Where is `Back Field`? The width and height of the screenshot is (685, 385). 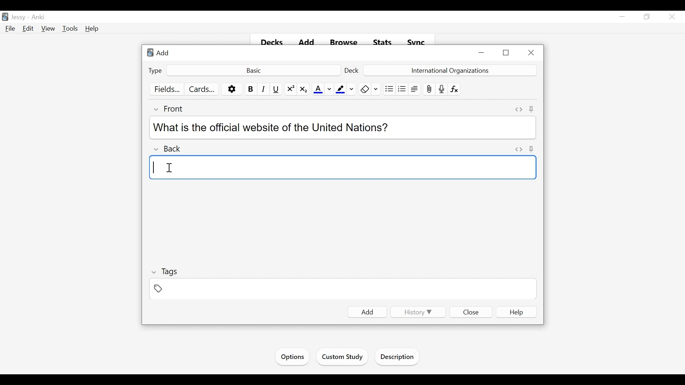 Back Field is located at coordinates (341, 168).